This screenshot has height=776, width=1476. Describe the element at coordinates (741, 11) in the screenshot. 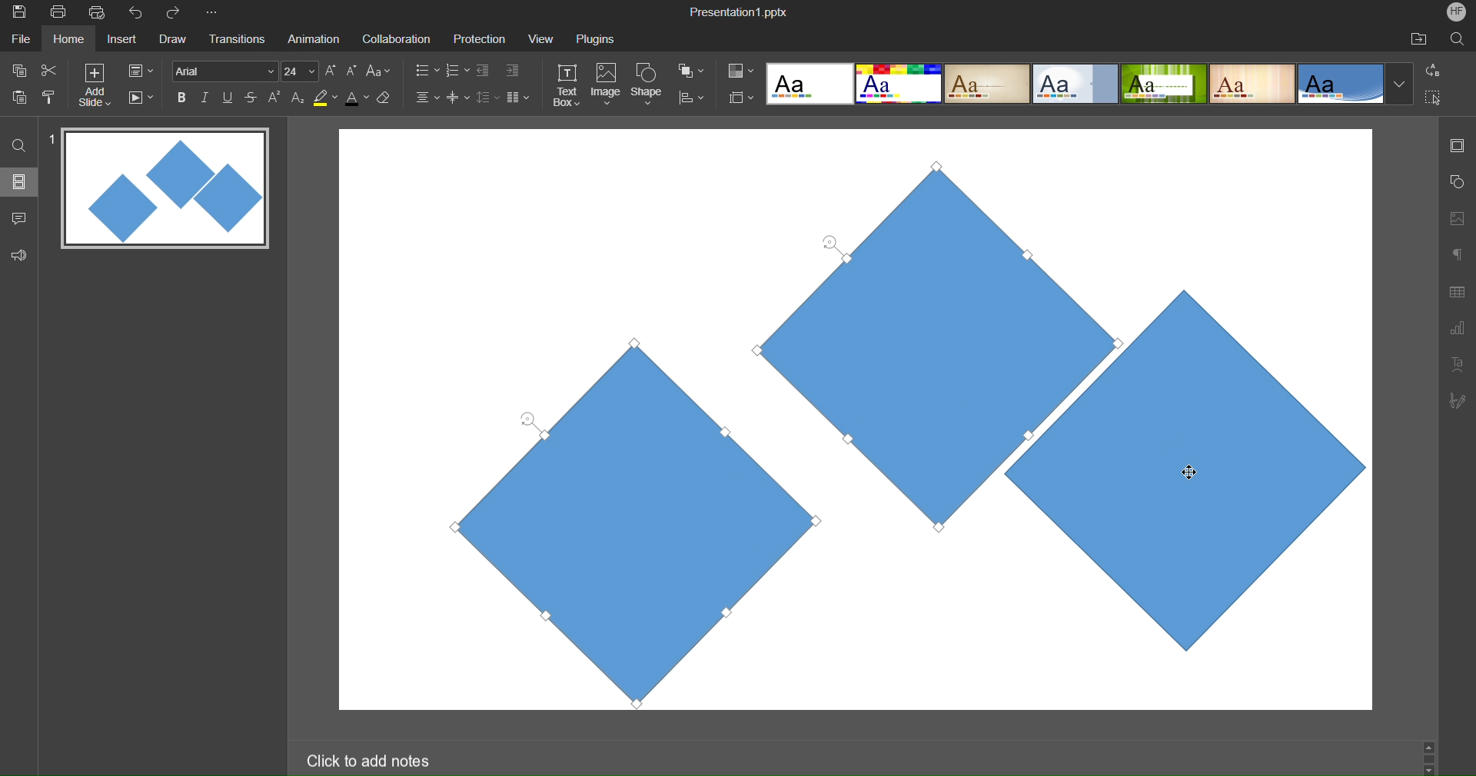

I see `Presentation Title` at that location.